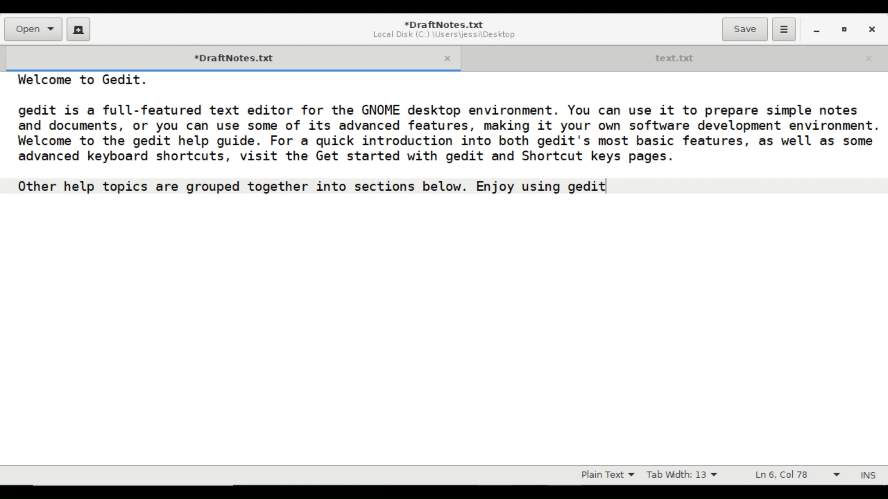 The width and height of the screenshot is (888, 499). What do you see at coordinates (845, 29) in the screenshot?
I see `Restore` at bounding box center [845, 29].